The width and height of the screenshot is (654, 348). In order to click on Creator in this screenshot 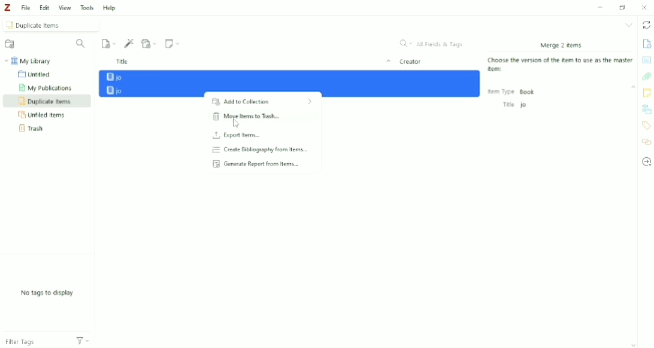, I will do `click(411, 62)`.